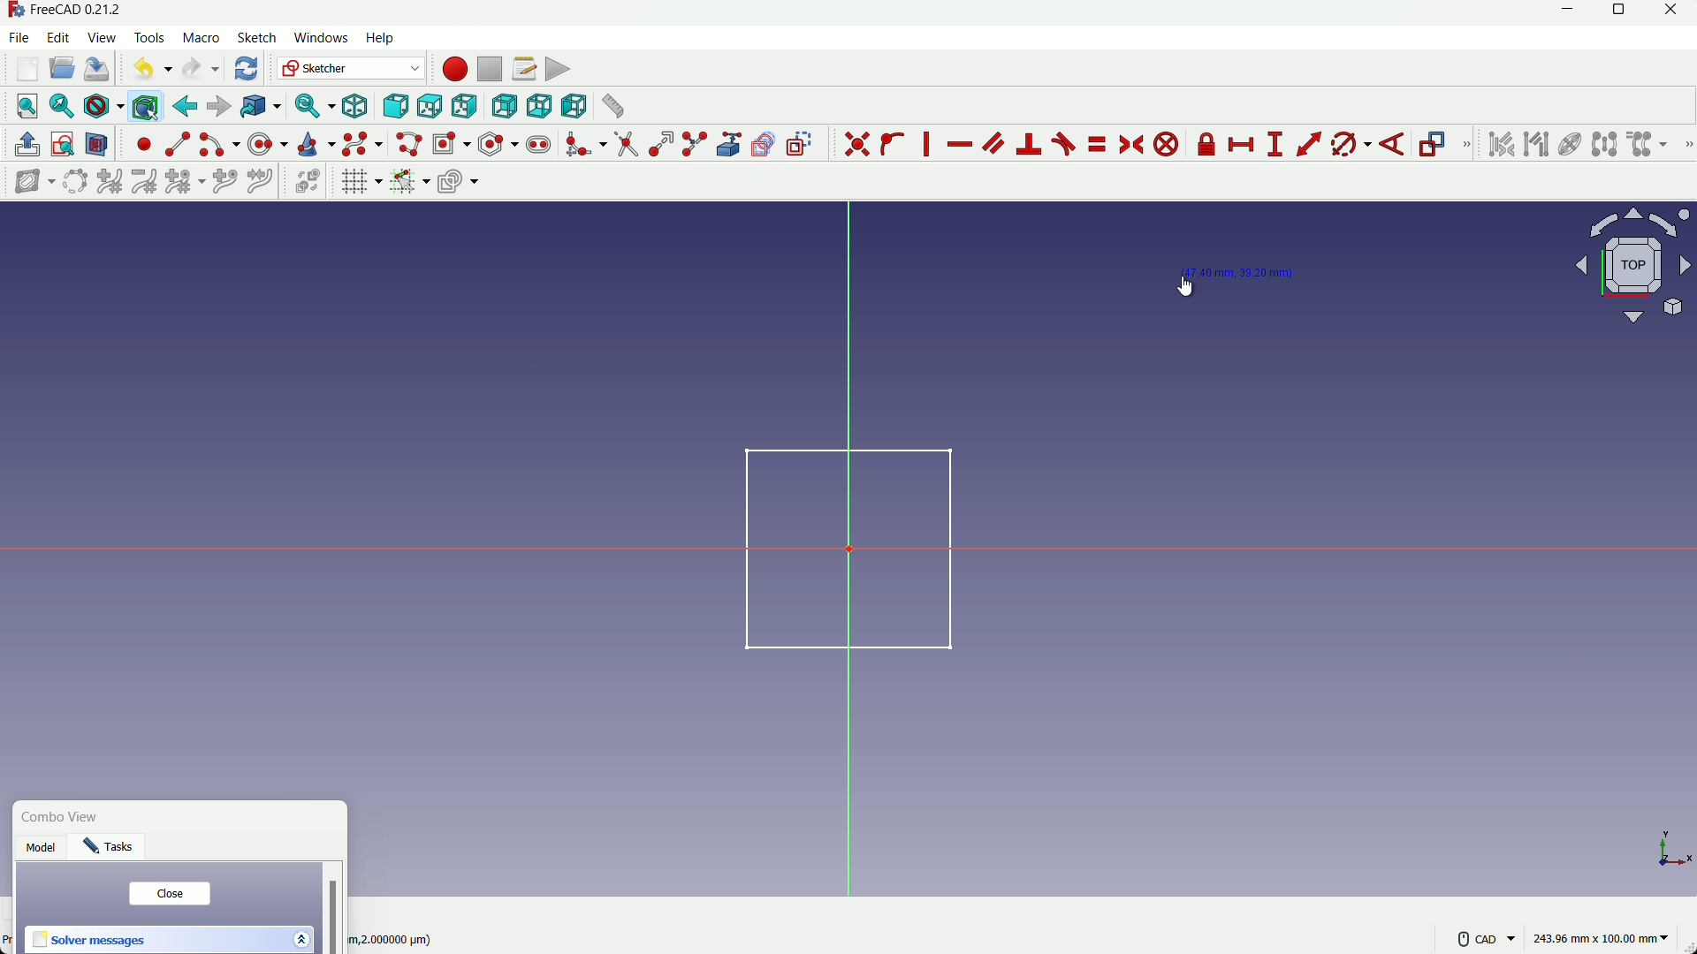  I want to click on back, so click(185, 106).